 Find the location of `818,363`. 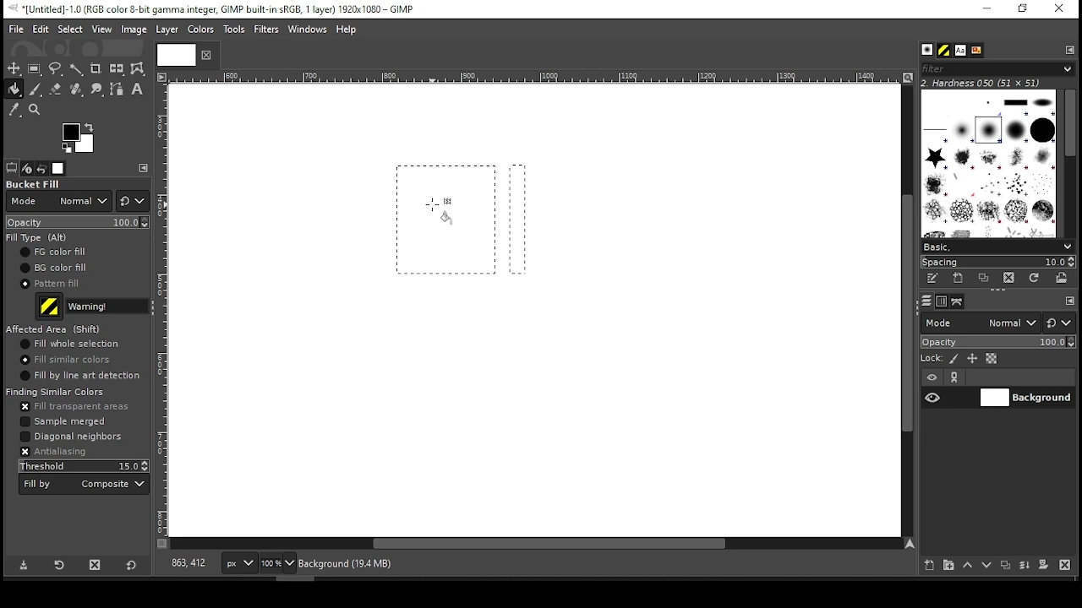

818,363 is located at coordinates (187, 563).